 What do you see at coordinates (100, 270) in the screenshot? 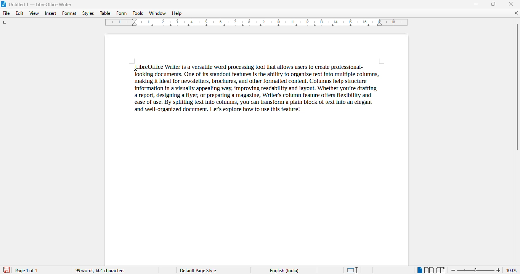
I see `99 words, 664 characters` at bounding box center [100, 270].